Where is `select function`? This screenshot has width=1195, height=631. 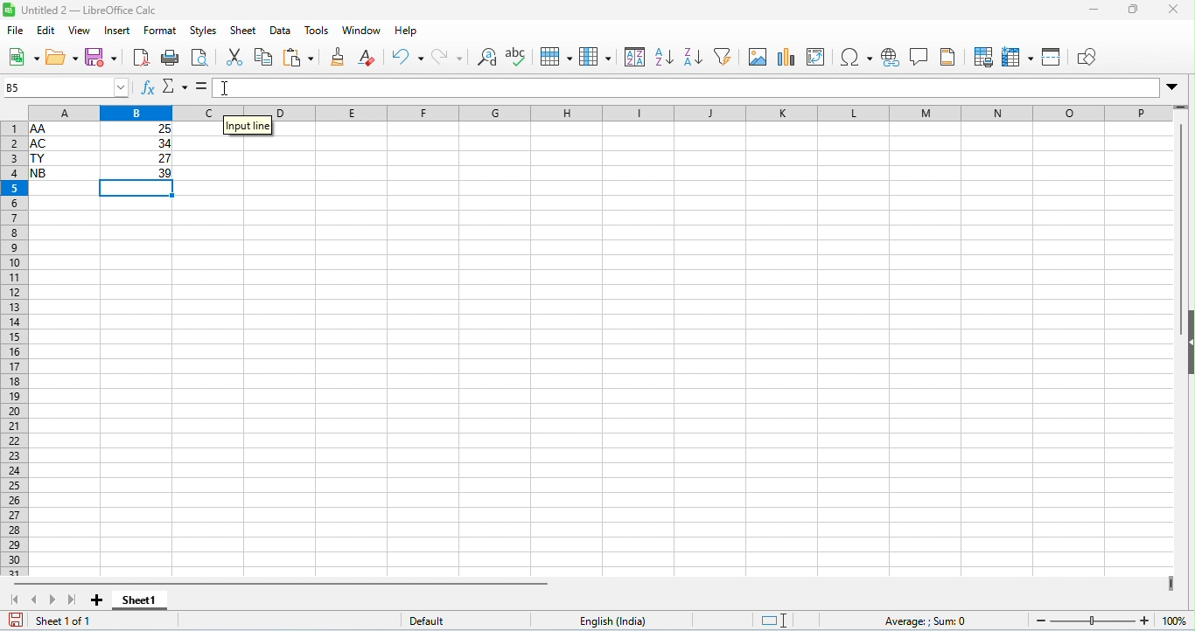
select function is located at coordinates (174, 87).